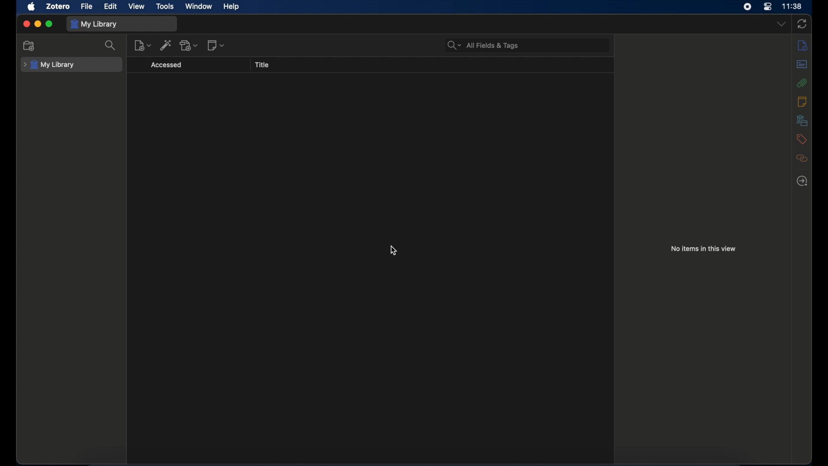  I want to click on my library, so click(49, 65).